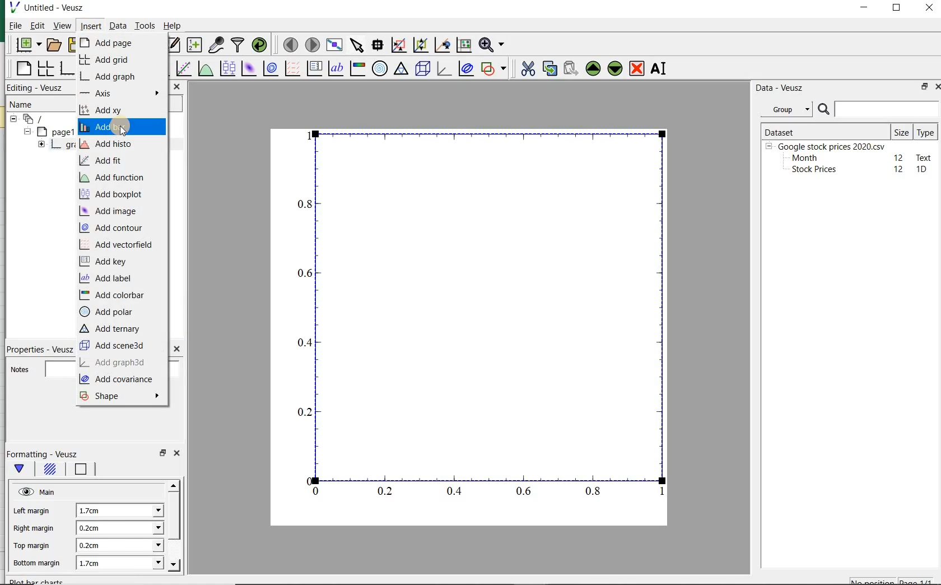  What do you see at coordinates (176, 86) in the screenshot?
I see `close` at bounding box center [176, 86].